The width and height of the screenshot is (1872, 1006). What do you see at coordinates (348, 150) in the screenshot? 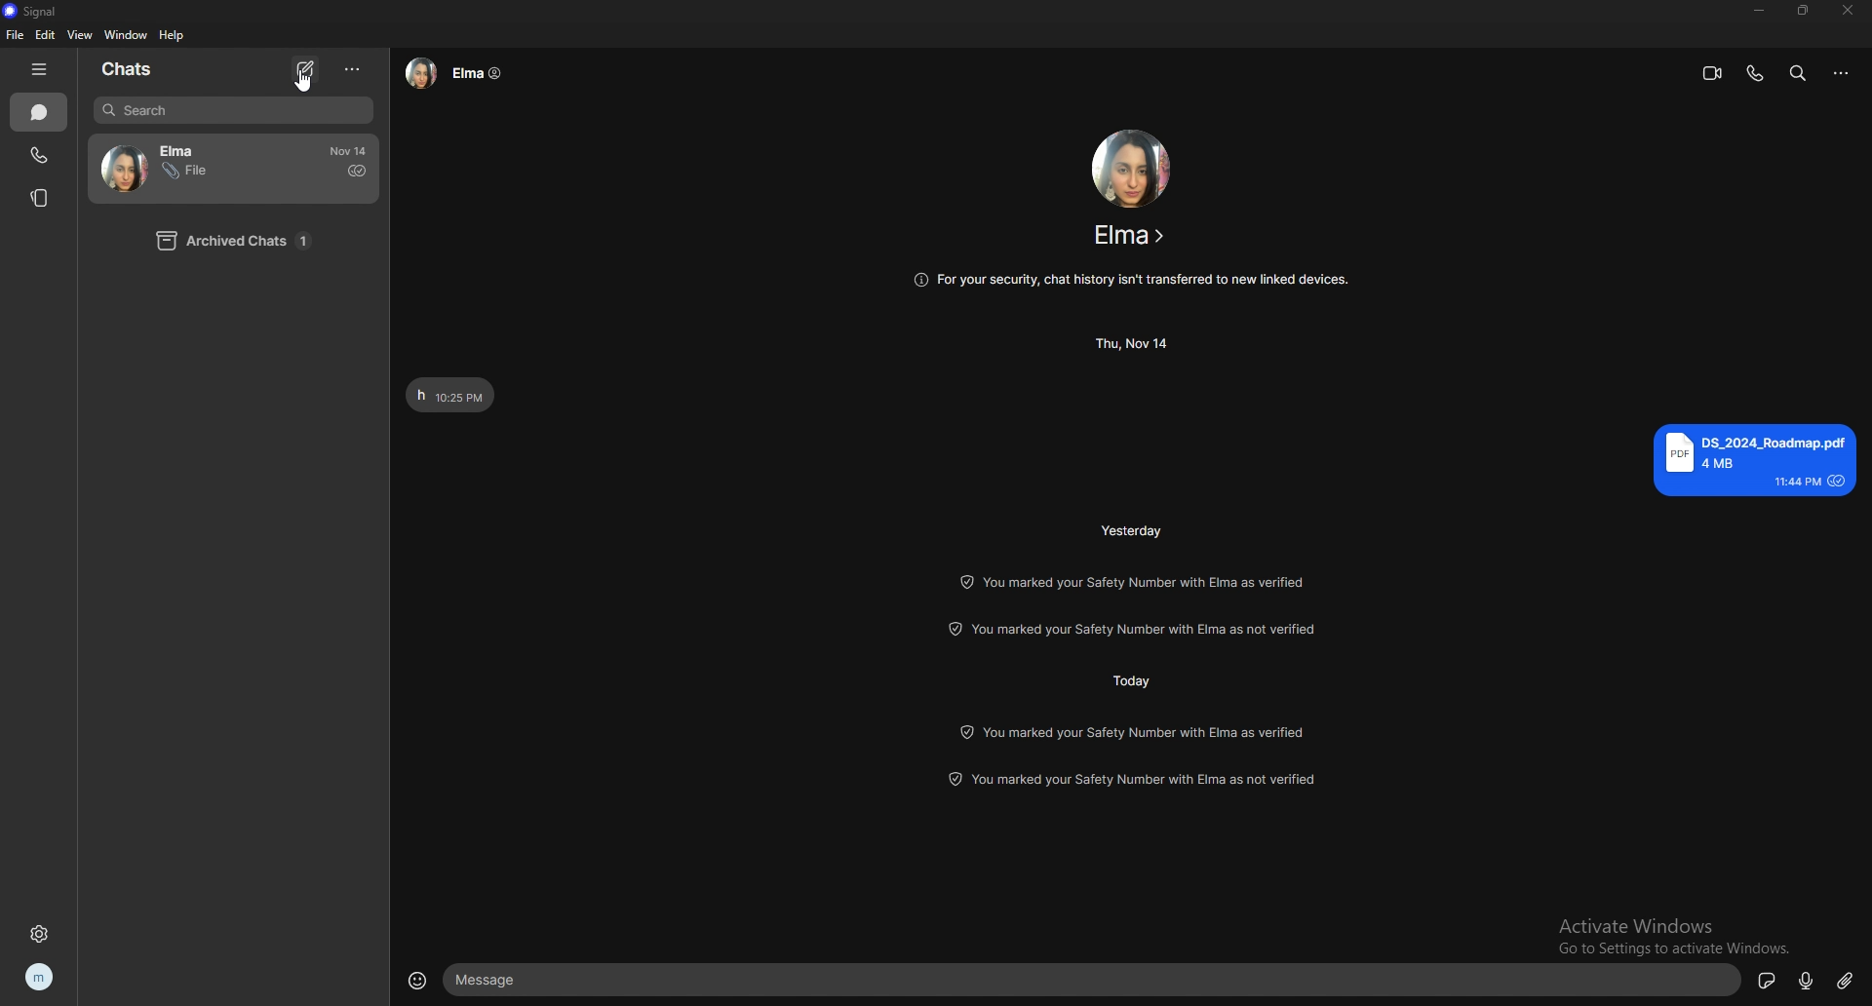
I see `date` at bounding box center [348, 150].